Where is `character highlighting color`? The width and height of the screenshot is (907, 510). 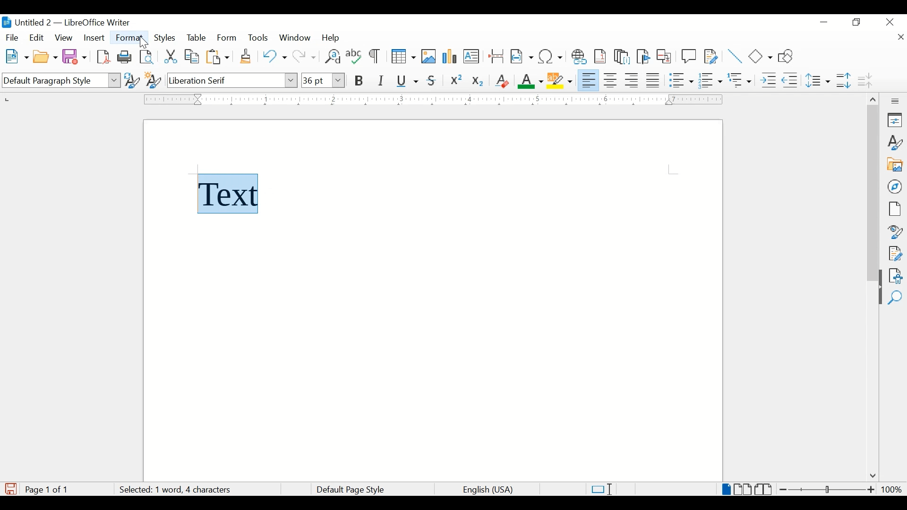
character highlighting color is located at coordinates (561, 80).